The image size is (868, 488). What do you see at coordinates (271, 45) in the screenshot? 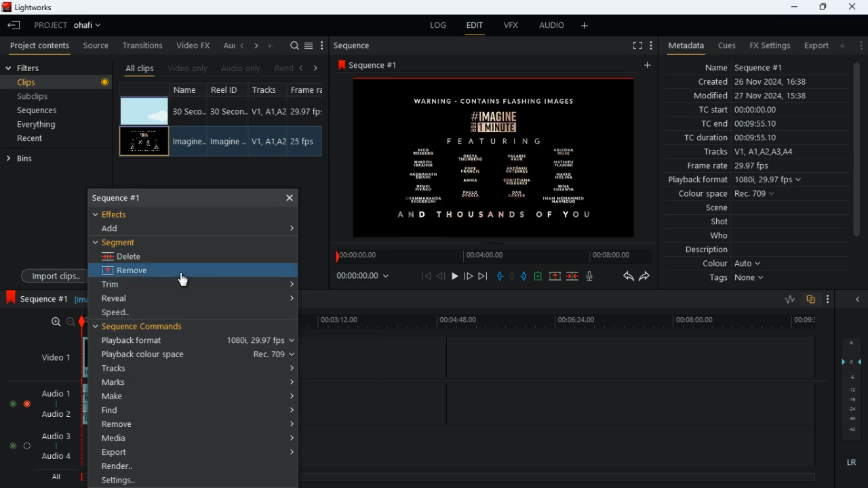
I see `more` at bounding box center [271, 45].